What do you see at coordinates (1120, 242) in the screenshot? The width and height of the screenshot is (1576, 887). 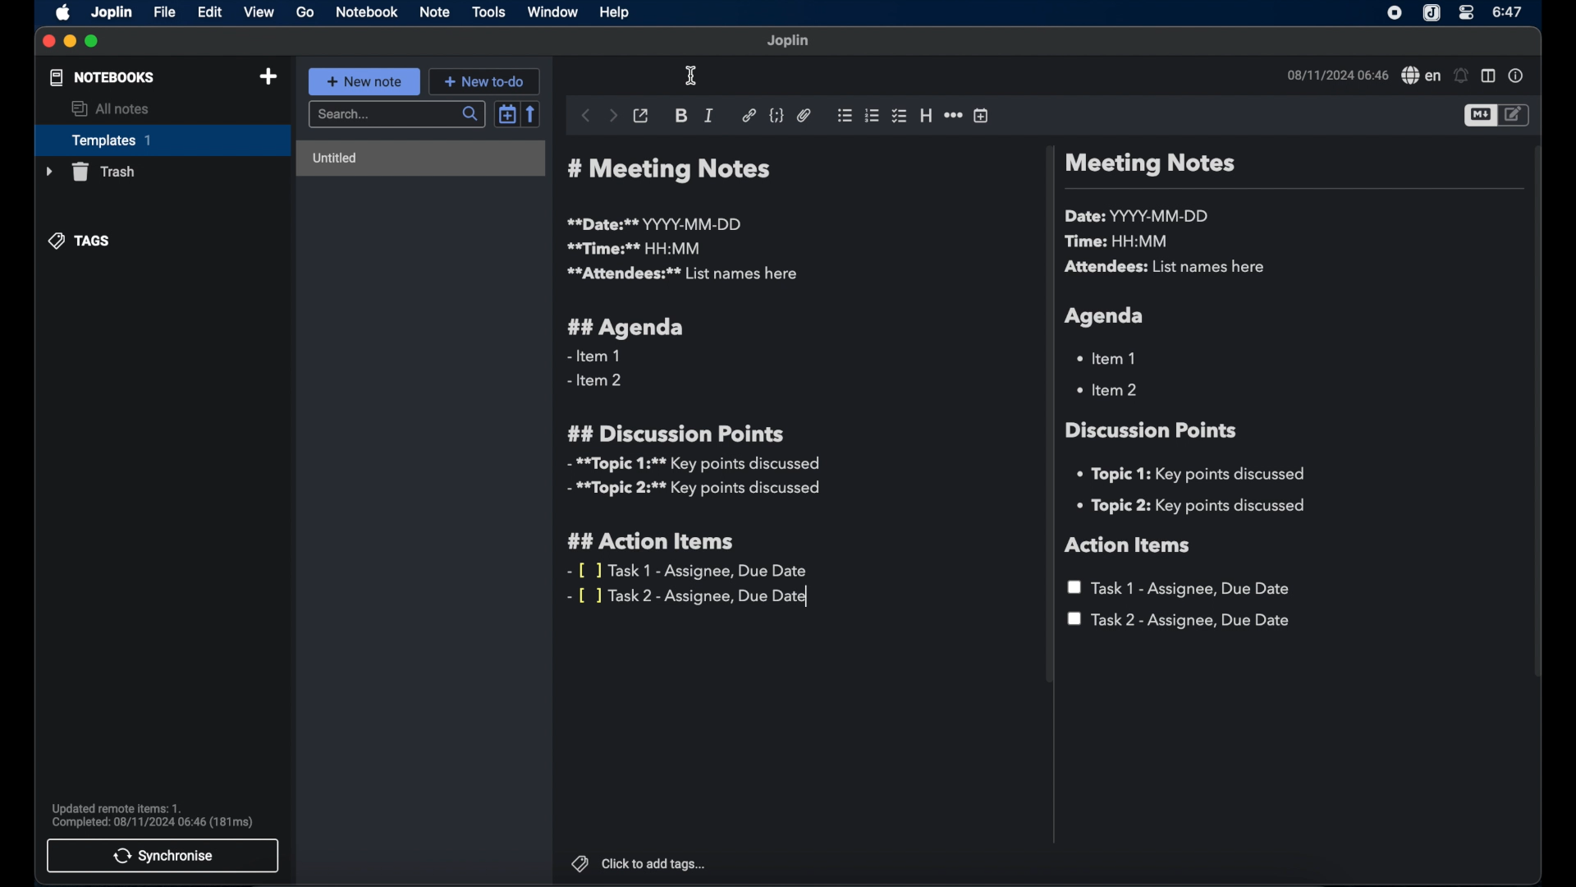 I see `time: HH:MM` at bounding box center [1120, 242].